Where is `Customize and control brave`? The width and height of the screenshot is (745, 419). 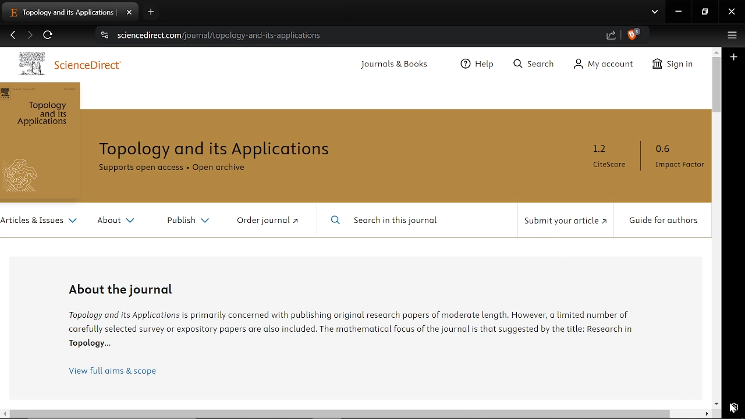 Customize and control brave is located at coordinates (730, 37).